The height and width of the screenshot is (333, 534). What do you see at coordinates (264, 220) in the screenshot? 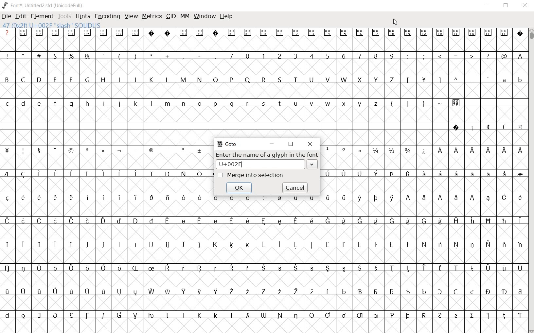
I see `special letters` at bounding box center [264, 220].